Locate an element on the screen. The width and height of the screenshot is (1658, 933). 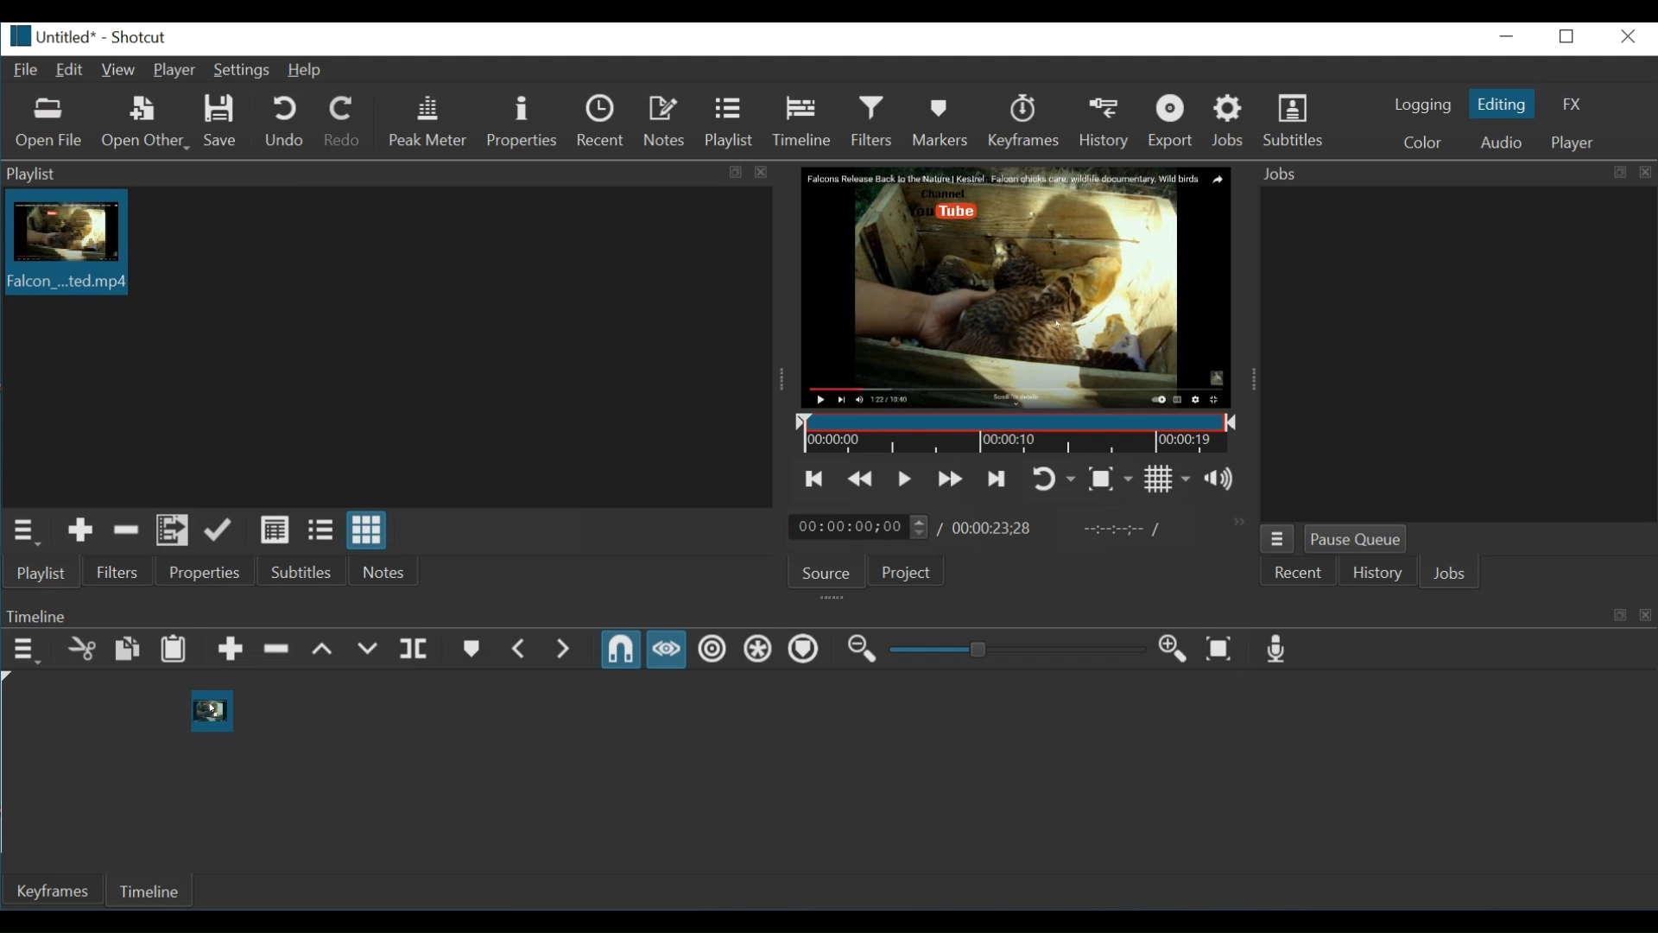
Recent is located at coordinates (1296, 574).